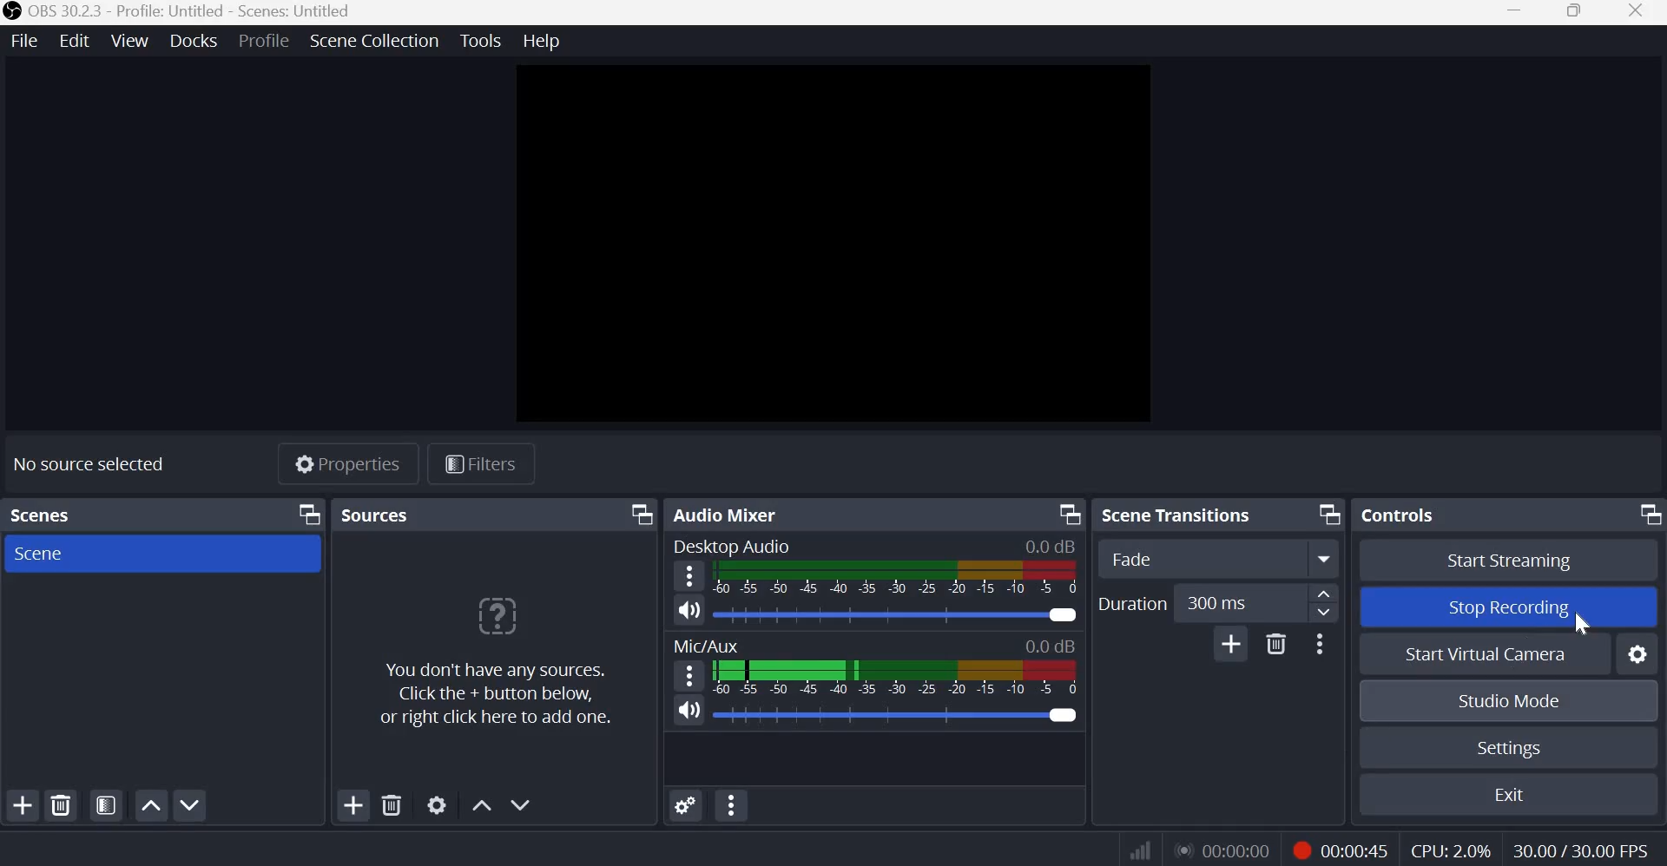 The width and height of the screenshot is (1667, 866). What do you see at coordinates (728, 546) in the screenshot?
I see `Desktop Audio` at bounding box center [728, 546].